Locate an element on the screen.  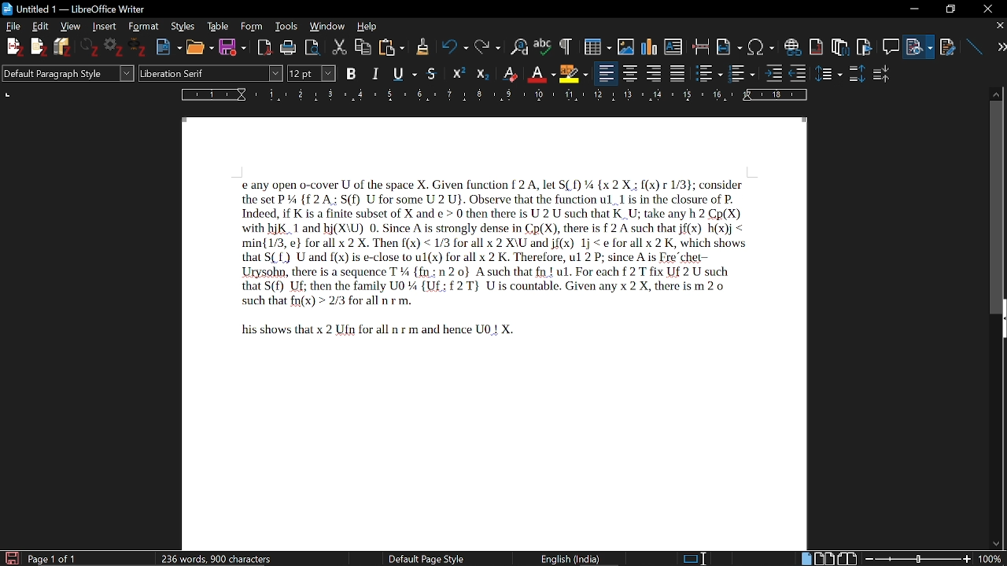
View is located at coordinates (68, 26).